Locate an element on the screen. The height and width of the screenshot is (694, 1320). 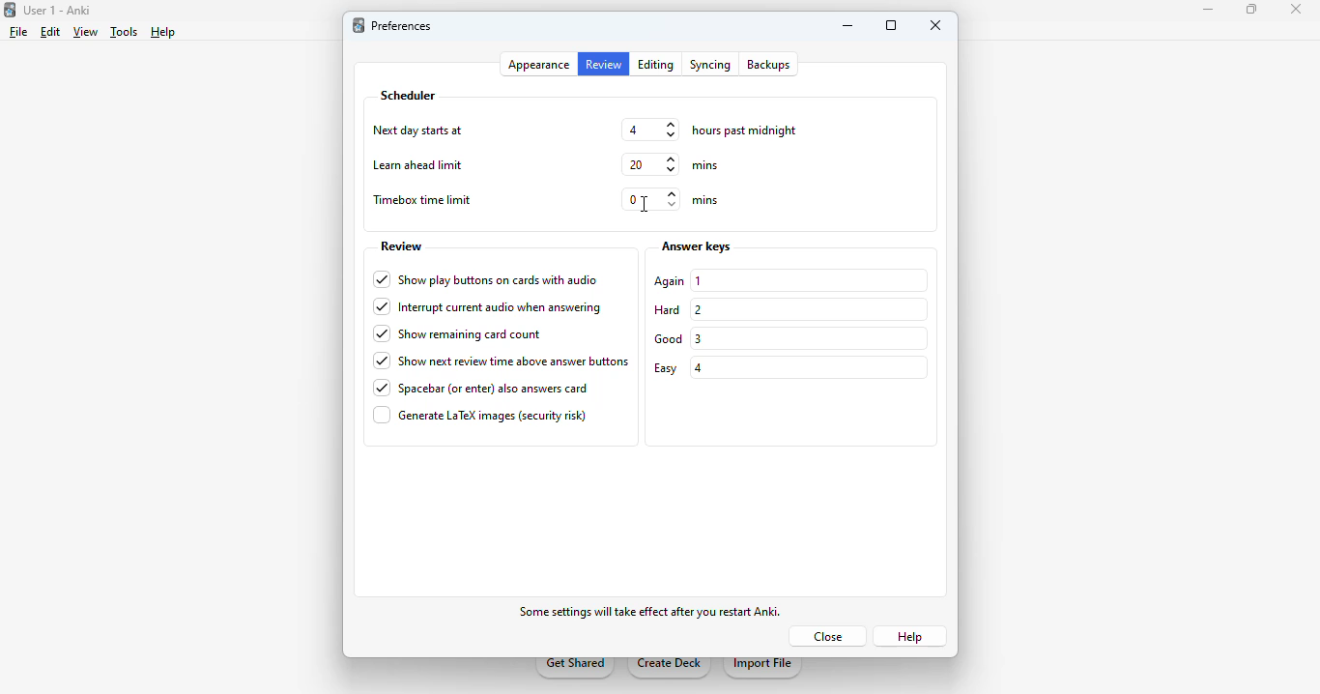
show next review time above answer buttons is located at coordinates (502, 361).